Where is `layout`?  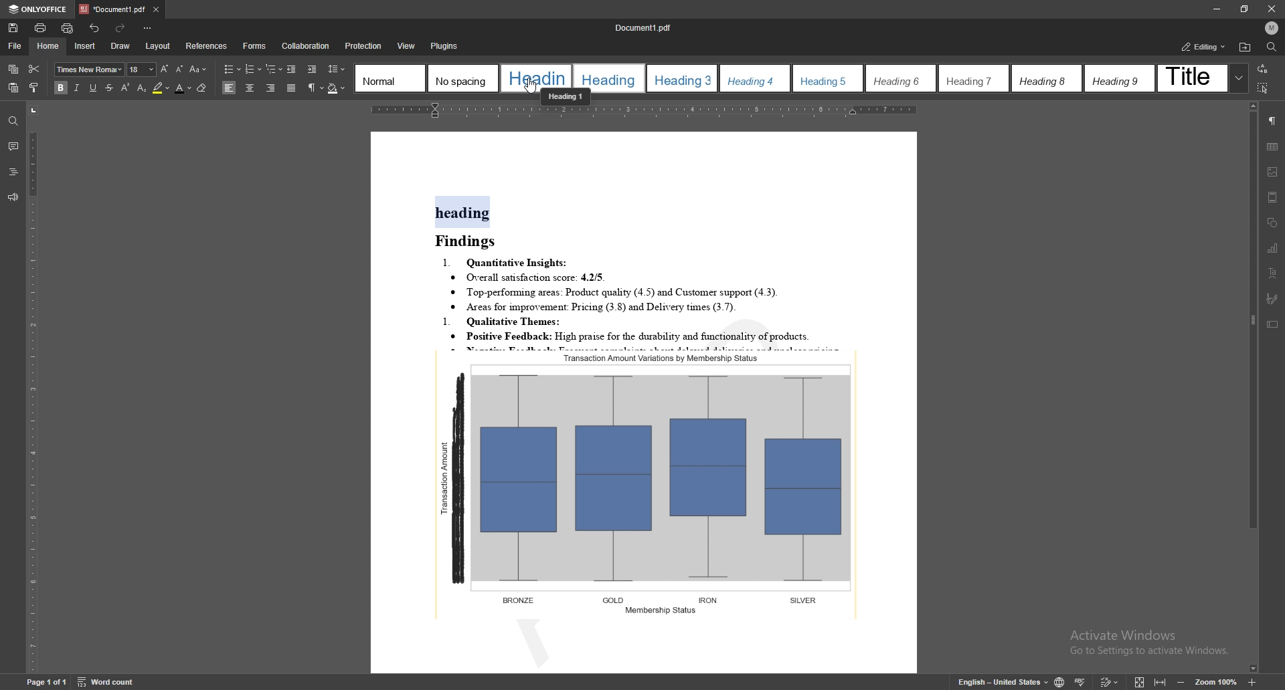
layout is located at coordinates (159, 46).